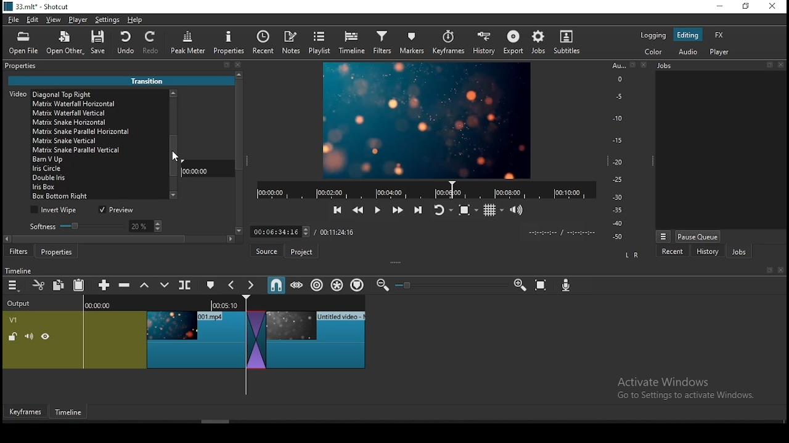 This screenshot has height=443, width=789. I want to click on create/edit marker, so click(212, 285).